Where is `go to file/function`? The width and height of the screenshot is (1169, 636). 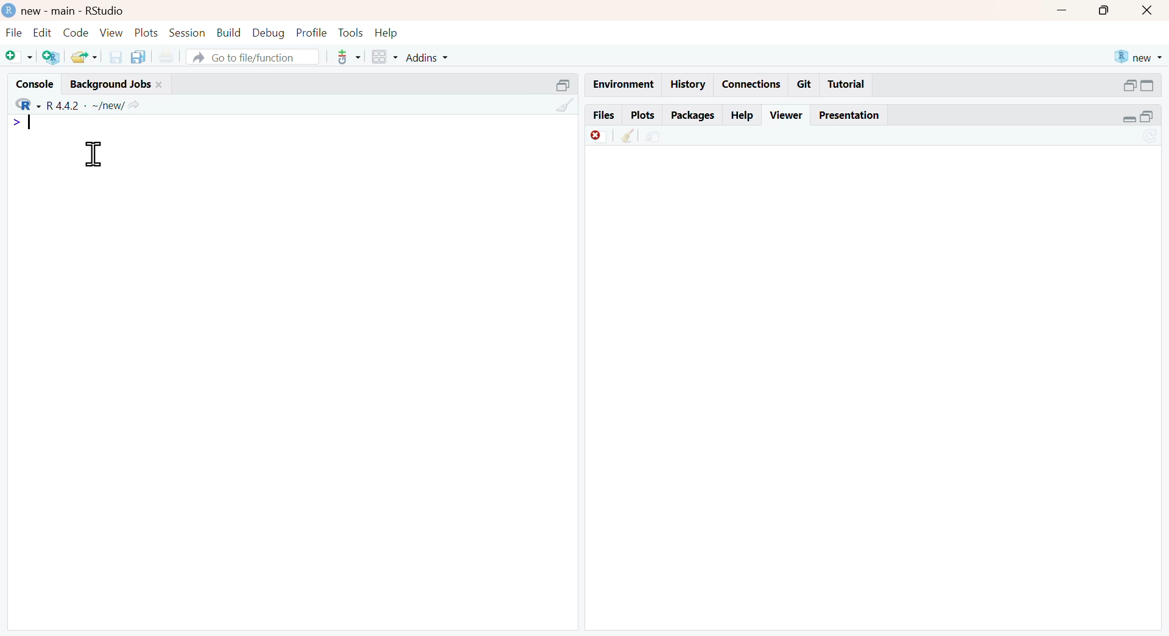
go to file/function is located at coordinates (254, 57).